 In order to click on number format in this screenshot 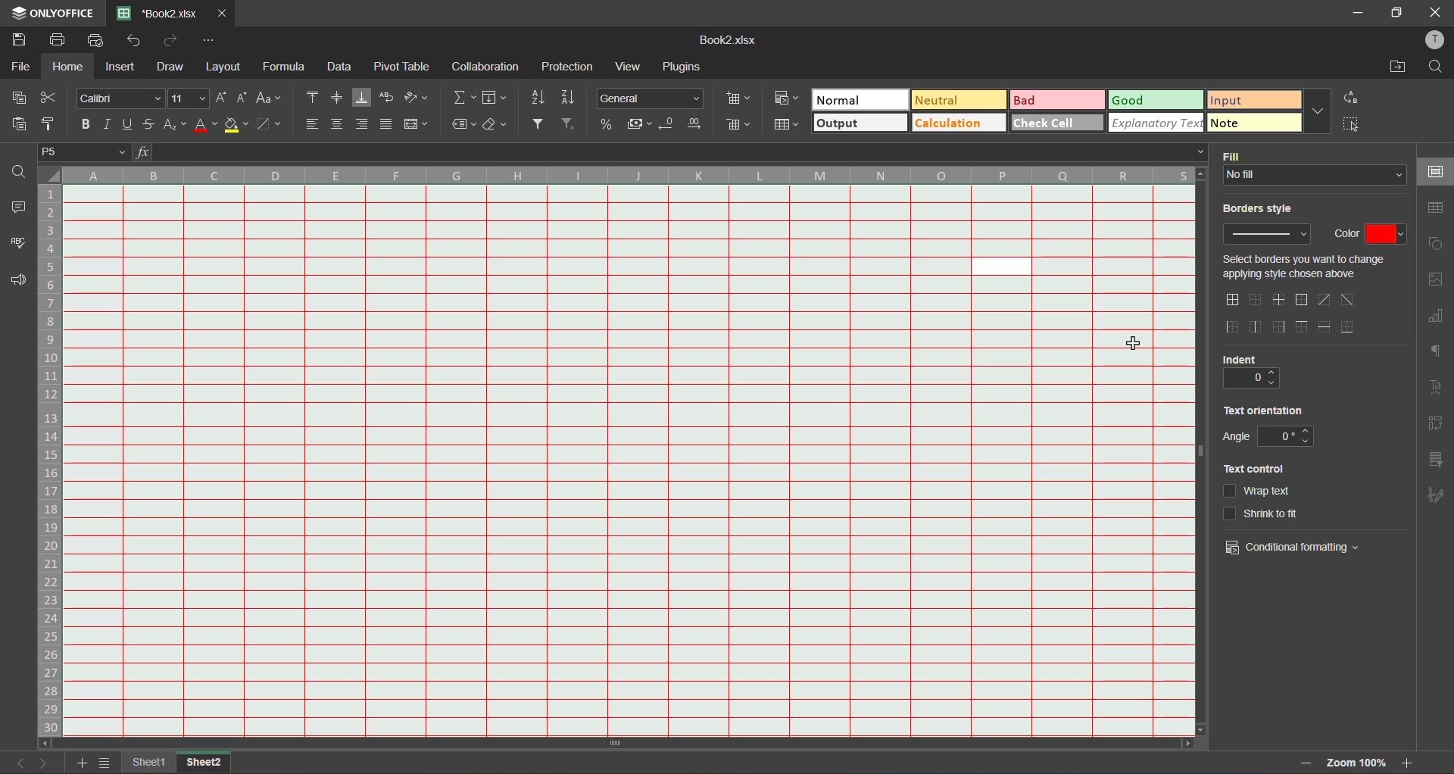, I will do `click(654, 99)`.